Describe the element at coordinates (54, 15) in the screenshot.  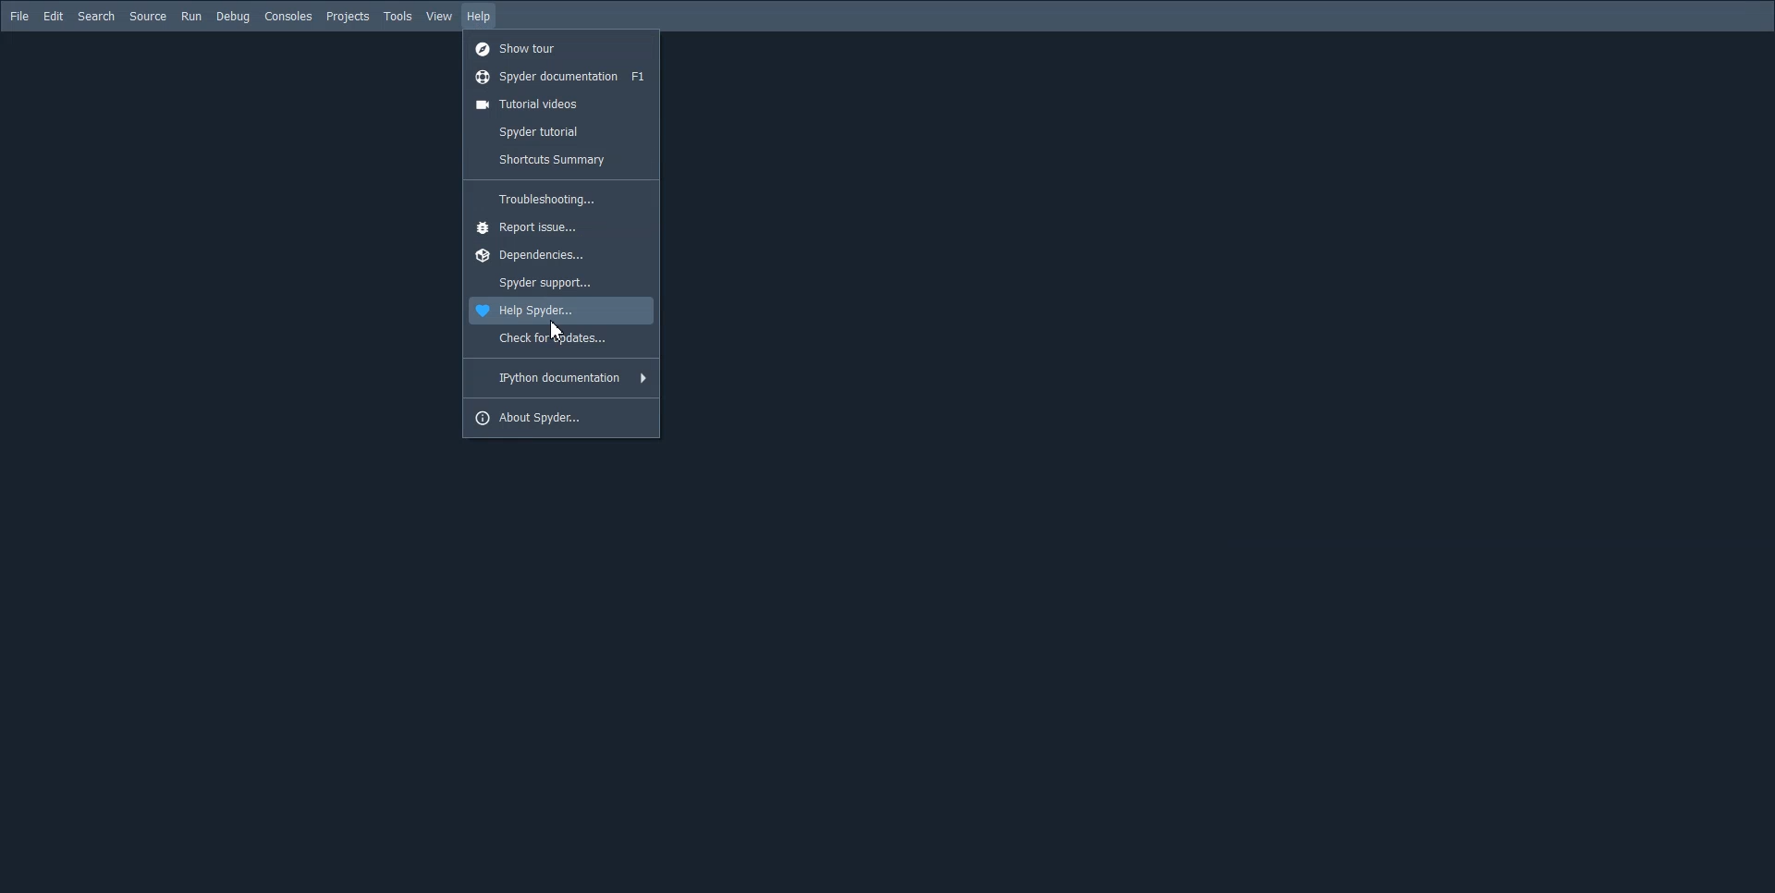
I see `Edit` at that location.